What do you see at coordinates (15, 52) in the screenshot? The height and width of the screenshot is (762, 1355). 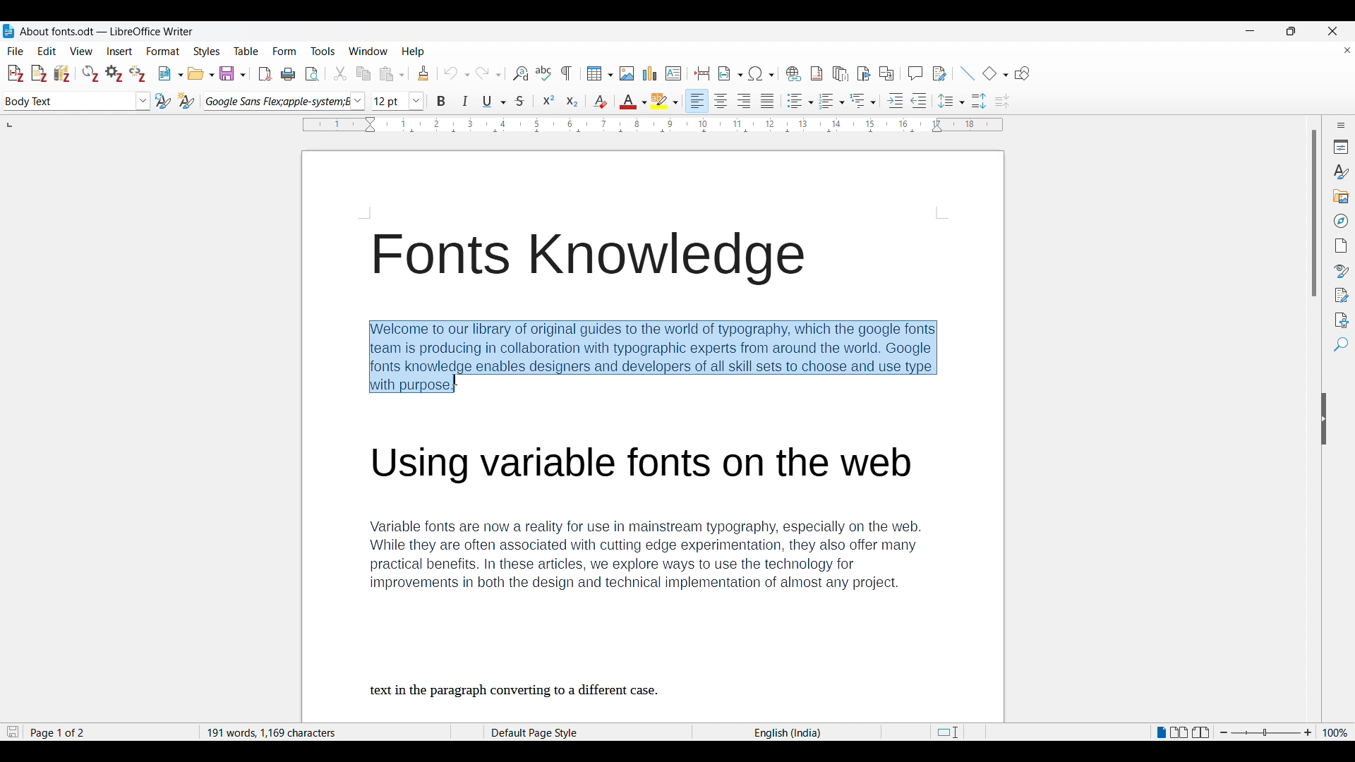 I see `File menu` at bounding box center [15, 52].